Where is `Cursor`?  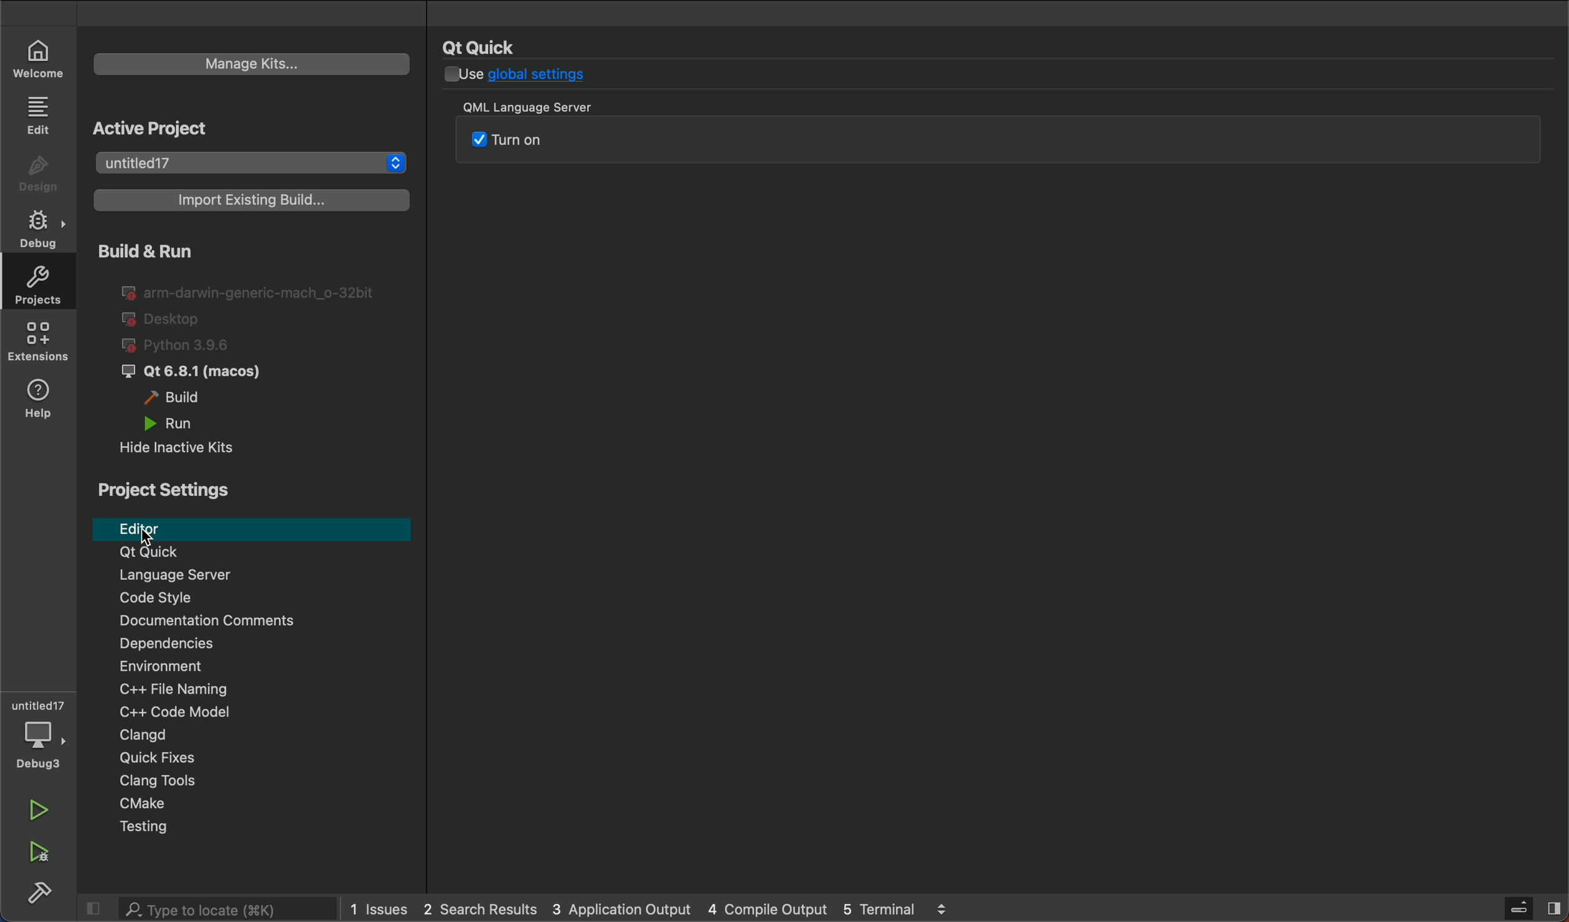
Cursor is located at coordinates (146, 539).